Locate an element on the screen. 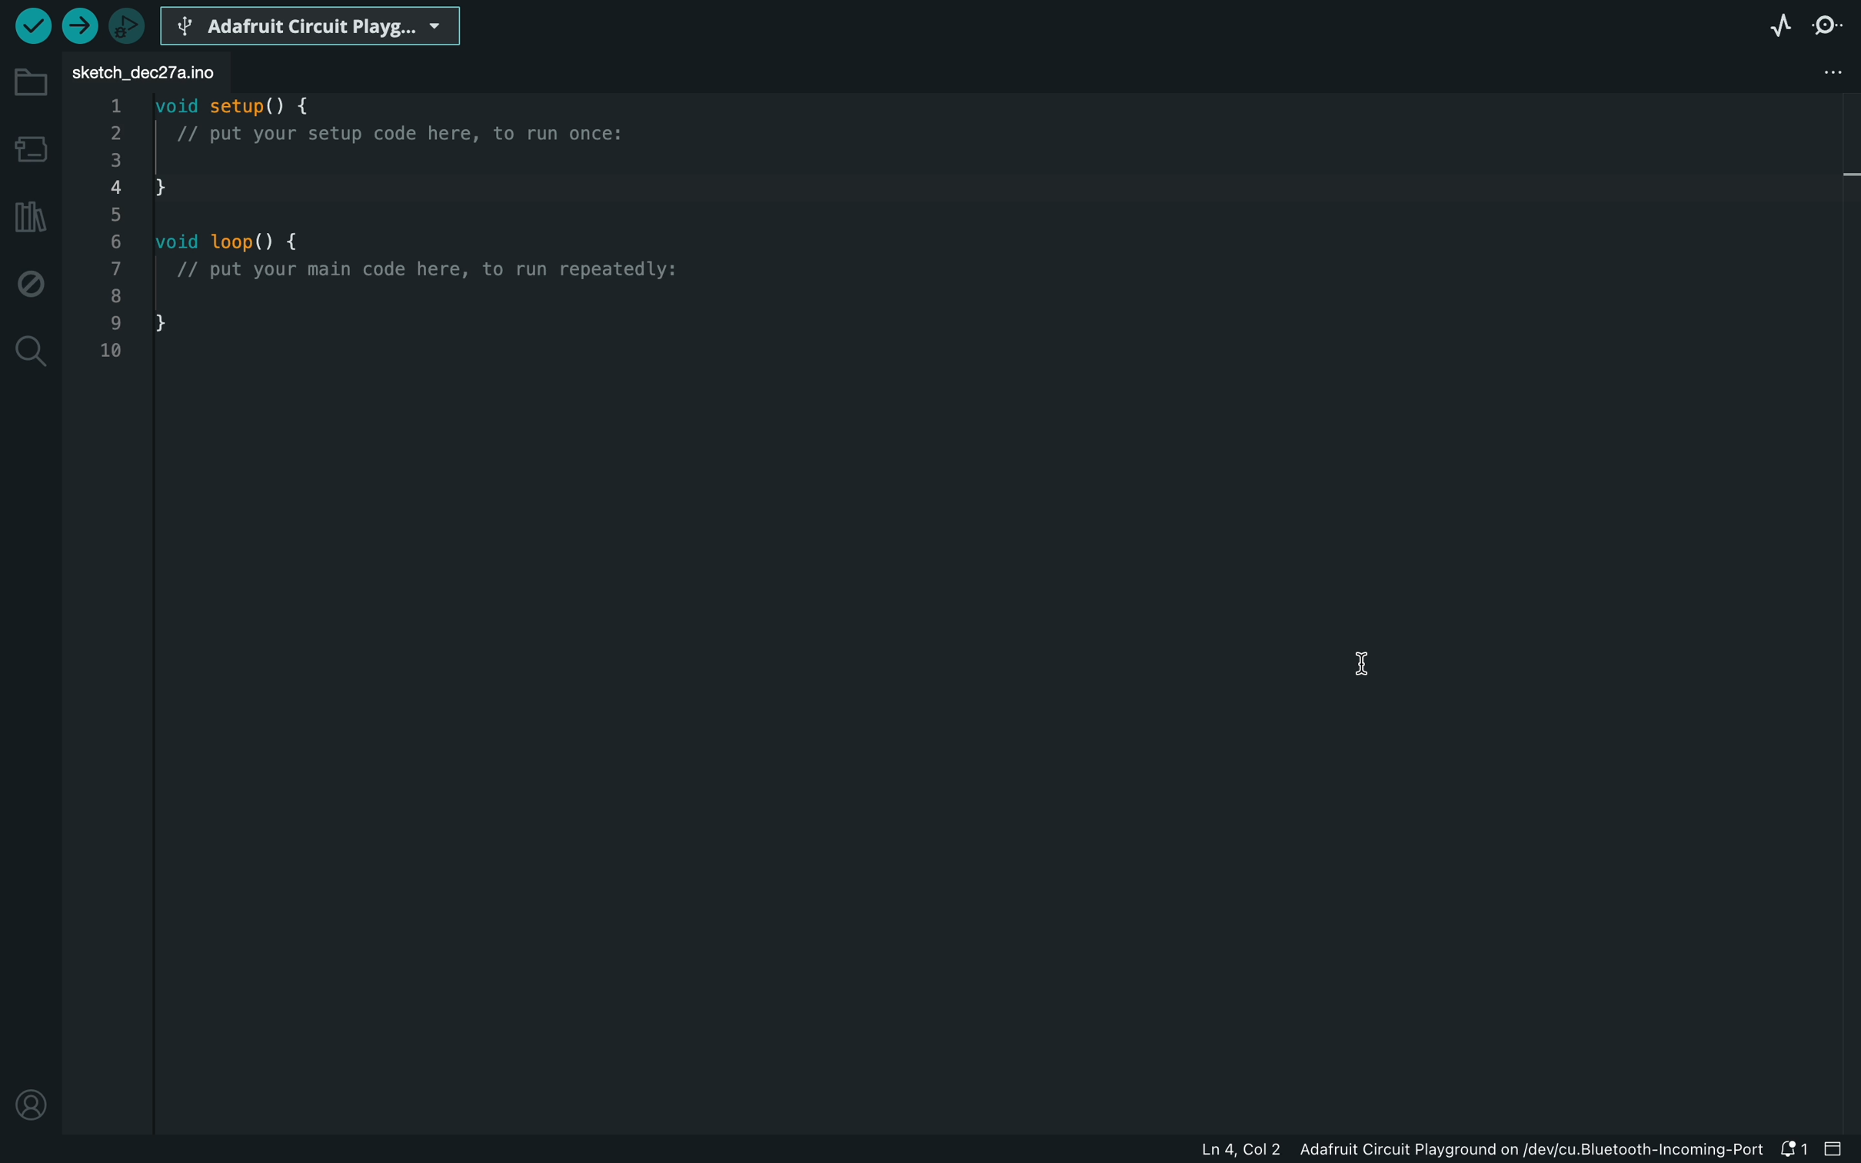 The height and width of the screenshot is (1163, 1861). verify is located at coordinates (33, 28).